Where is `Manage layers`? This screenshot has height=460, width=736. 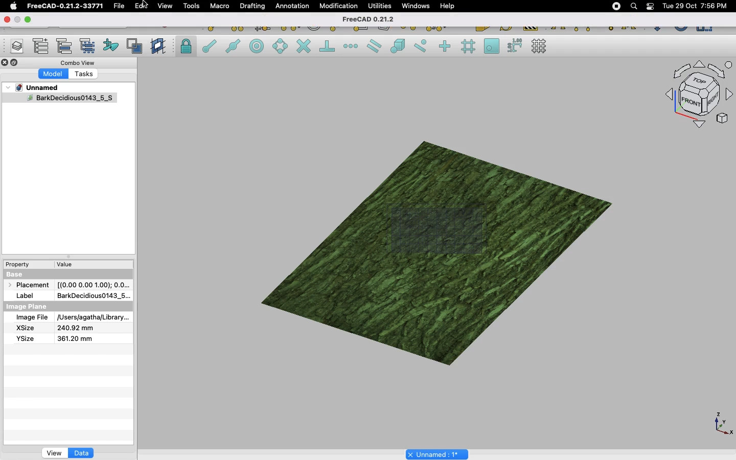 Manage layers is located at coordinates (13, 47).